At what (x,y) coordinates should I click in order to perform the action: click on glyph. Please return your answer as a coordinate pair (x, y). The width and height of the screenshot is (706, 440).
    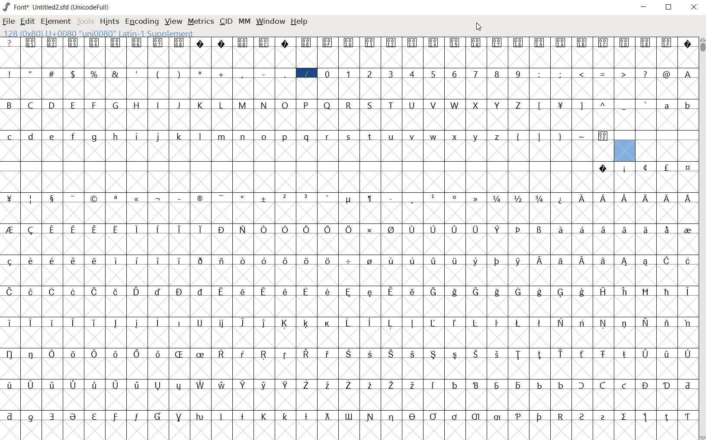
    Looking at the image, I should click on (286, 198).